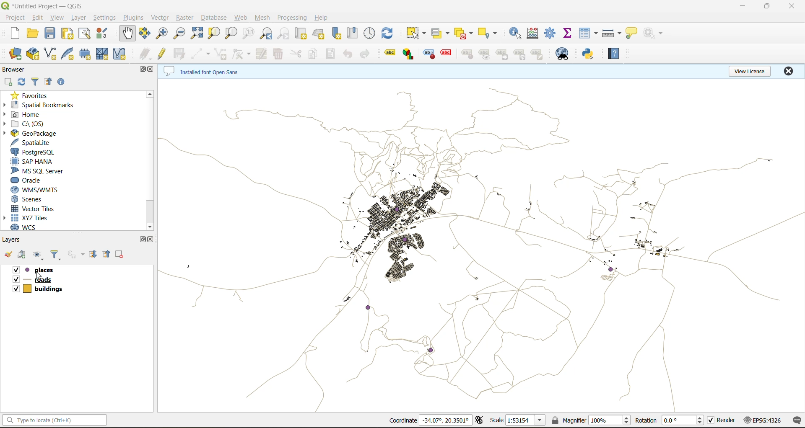 This screenshot has width=805, height=428. What do you see at coordinates (49, 83) in the screenshot?
I see `collapse all` at bounding box center [49, 83].